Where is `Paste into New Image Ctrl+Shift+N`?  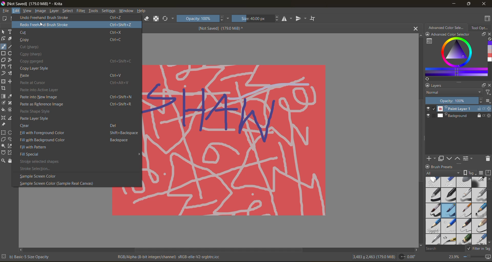 Paste into New Image Ctrl+Shift+N is located at coordinates (76, 97).